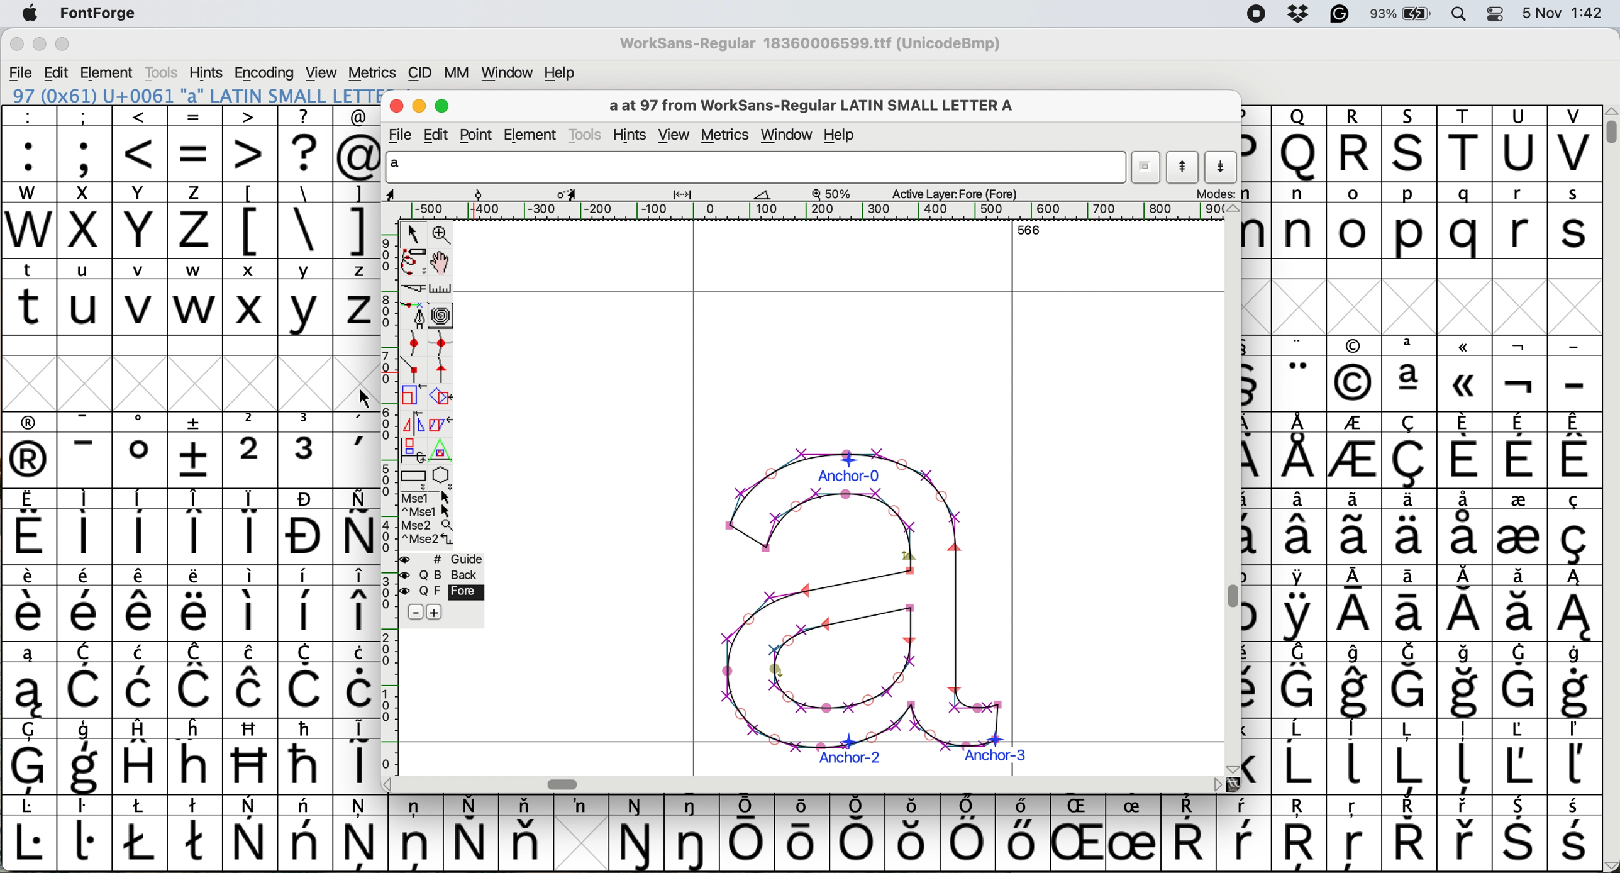  What do you see at coordinates (86, 604) in the screenshot?
I see `symbol` at bounding box center [86, 604].